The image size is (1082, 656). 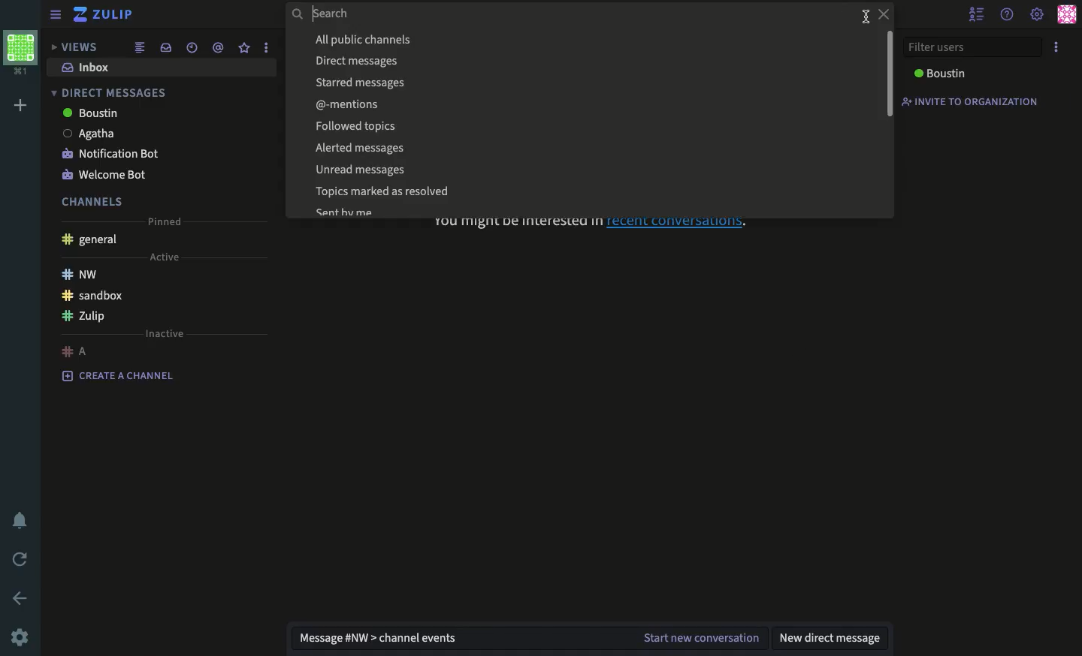 What do you see at coordinates (76, 352) in the screenshot?
I see `a` at bounding box center [76, 352].